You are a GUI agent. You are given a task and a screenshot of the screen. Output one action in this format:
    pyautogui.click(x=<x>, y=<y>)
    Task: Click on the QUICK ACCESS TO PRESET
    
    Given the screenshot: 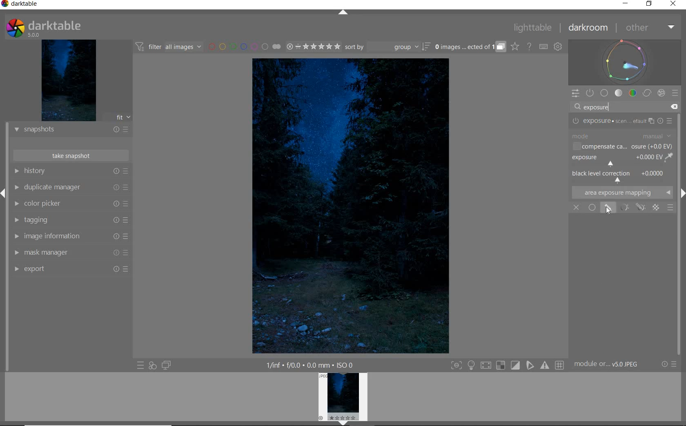 What is the action you would take?
    pyautogui.click(x=141, y=366)
    